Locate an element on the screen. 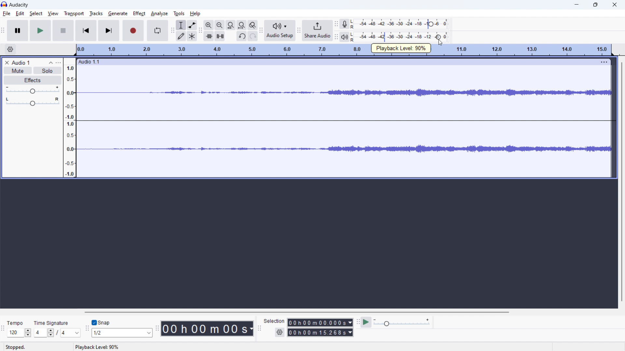 This screenshot has width=625, height=351. delete audio is located at coordinates (7, 62).